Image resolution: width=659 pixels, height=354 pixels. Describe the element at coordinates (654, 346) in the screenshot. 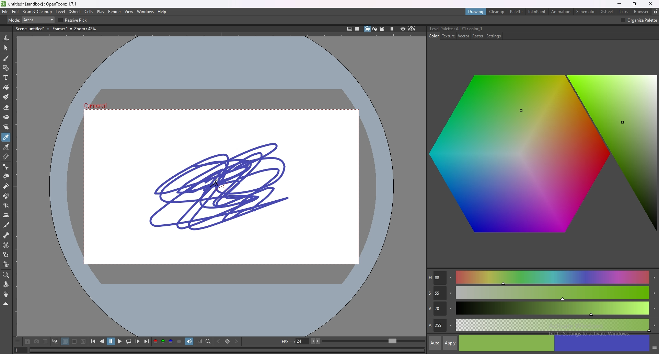

I see `show or hide parts of the color page` at that location.